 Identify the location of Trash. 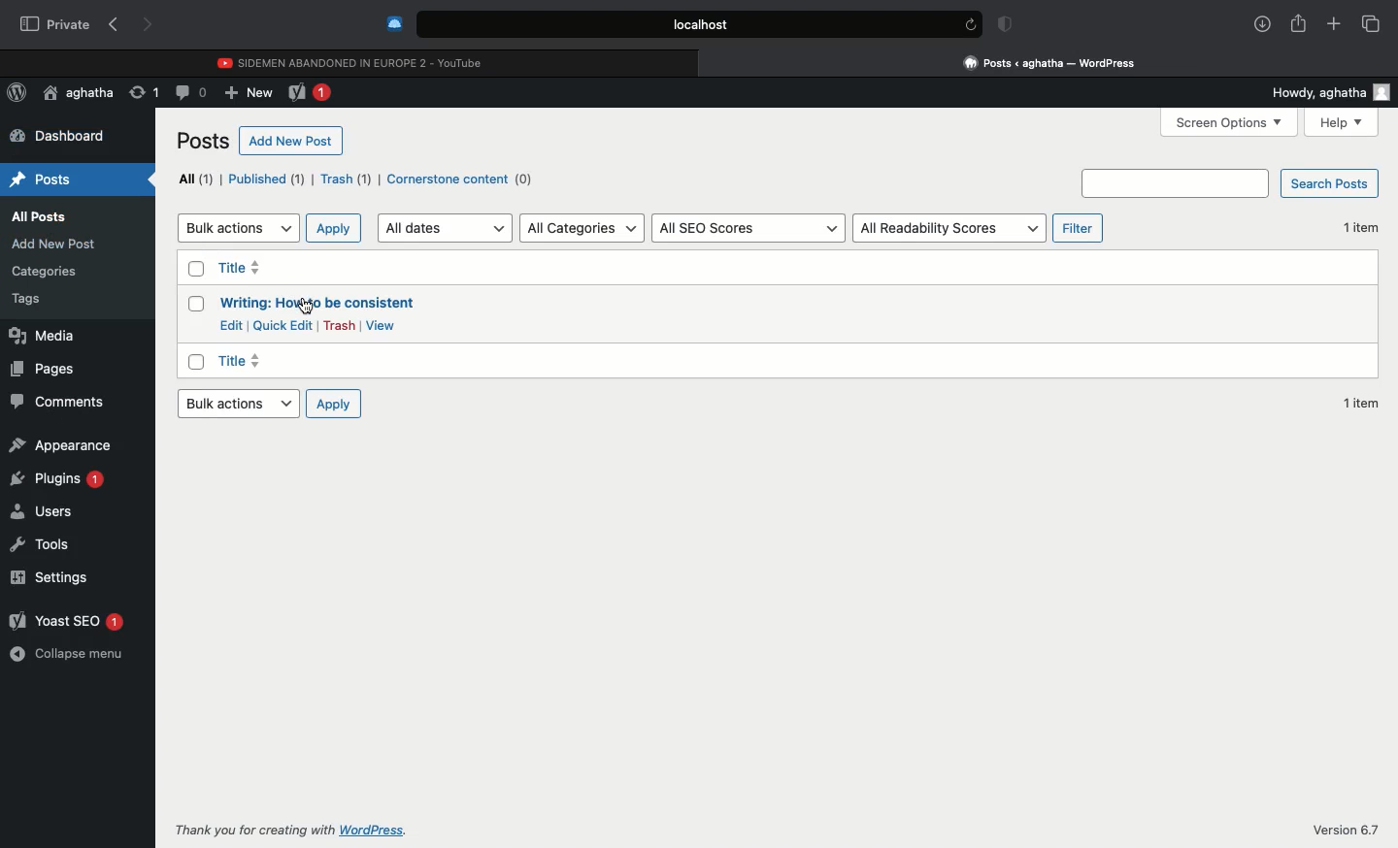
(340, 325).